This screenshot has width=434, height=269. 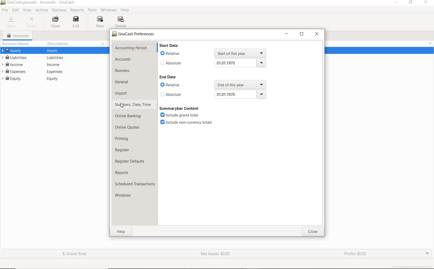 I want to click on windows, so click(x=126, y=195).